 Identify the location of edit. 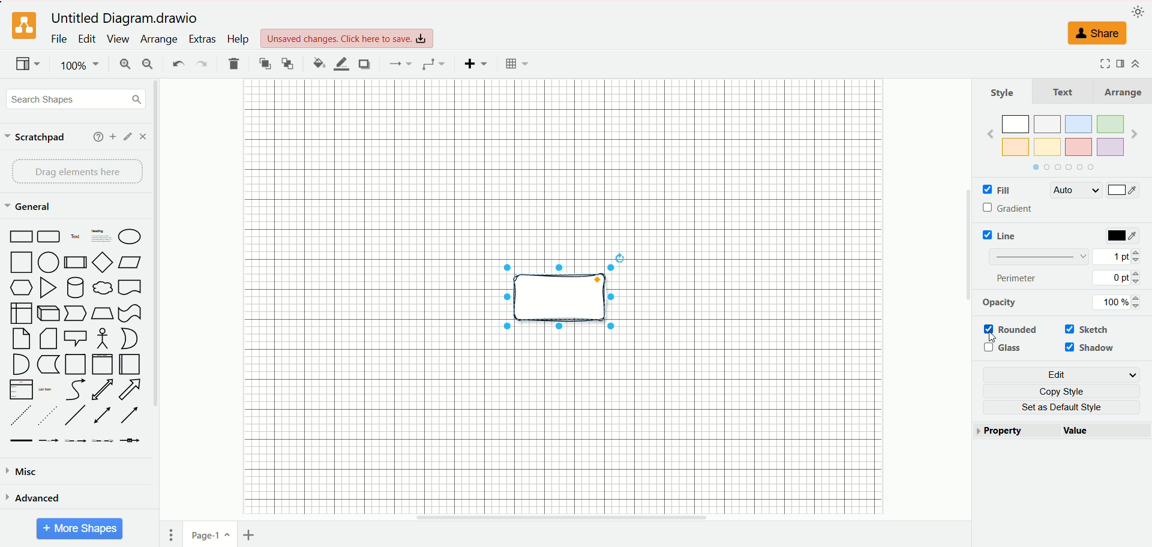
(1064, 375).